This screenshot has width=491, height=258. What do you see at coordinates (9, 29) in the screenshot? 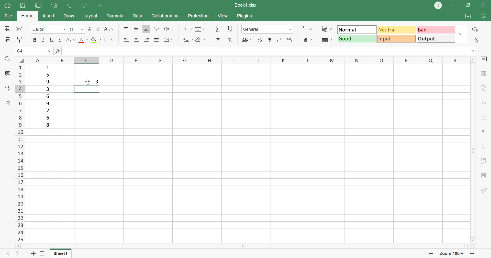
I see `Copy` at bounding box center [9, 29].